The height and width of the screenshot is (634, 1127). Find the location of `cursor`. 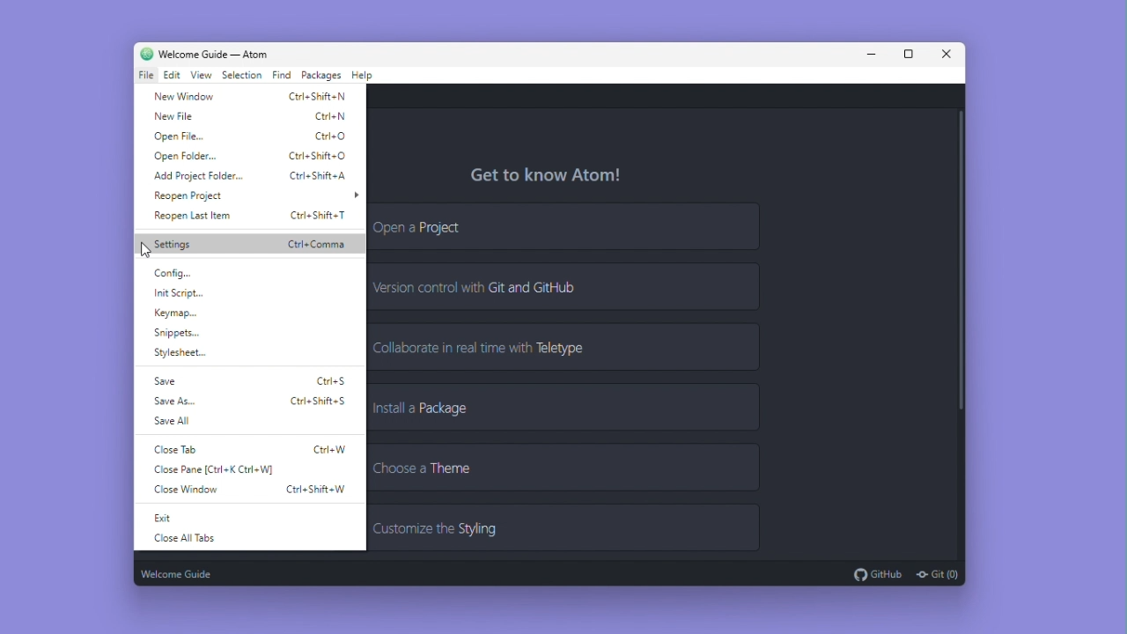

cursor is located at coordinates (144, 247).